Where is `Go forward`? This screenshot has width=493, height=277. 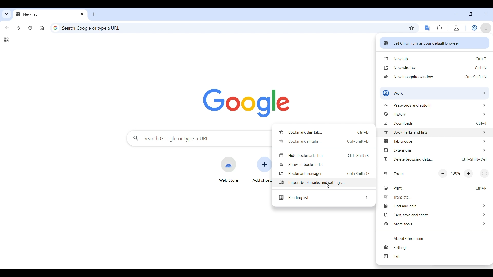 Go forward is located at coordinates (19, 28).